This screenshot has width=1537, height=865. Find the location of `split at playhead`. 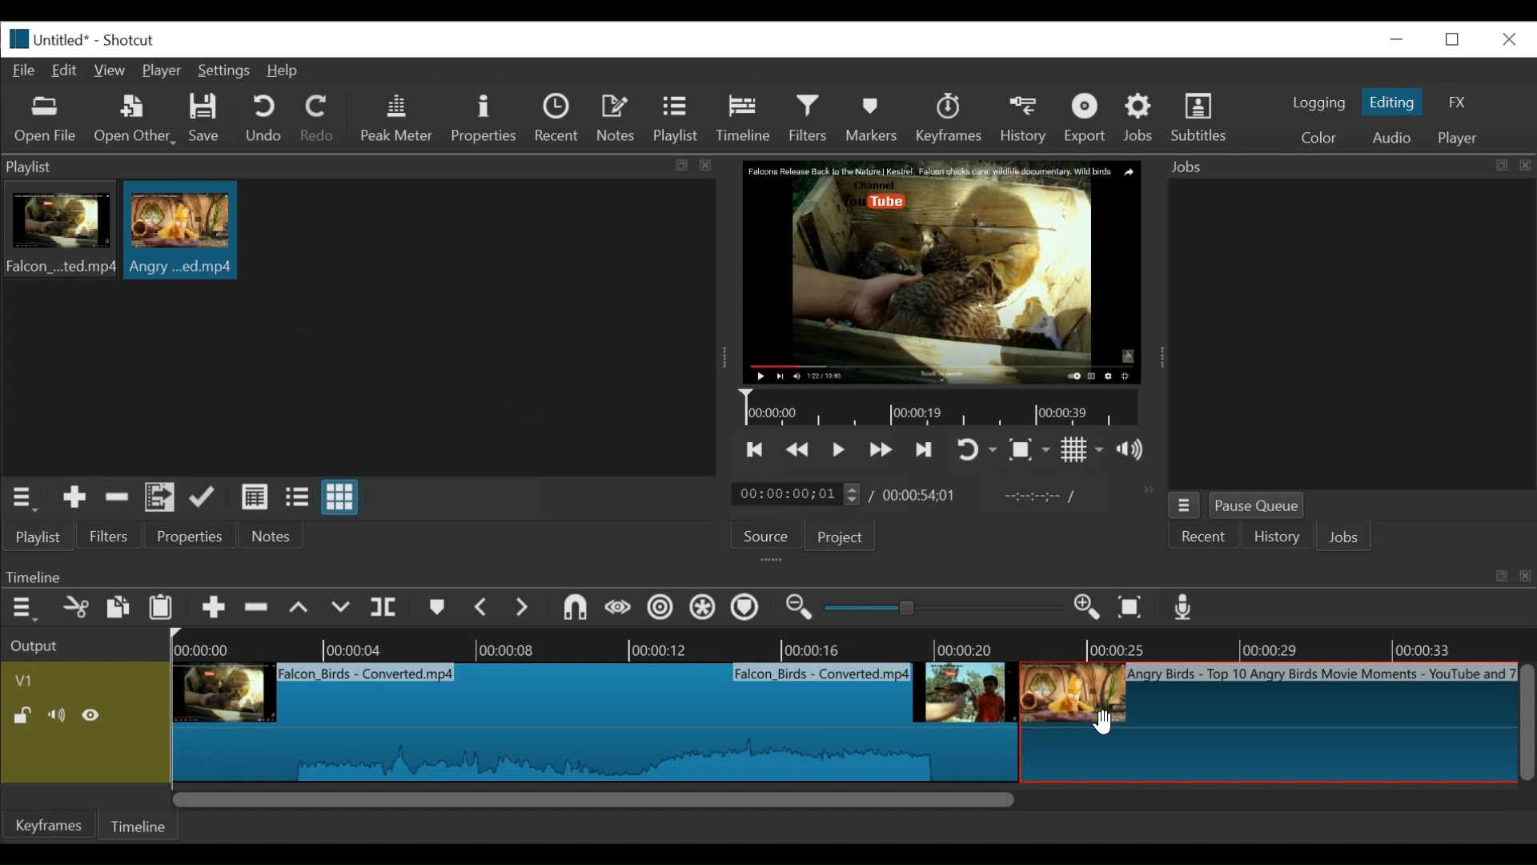

split at playhead is located at coordinates (386, 609).